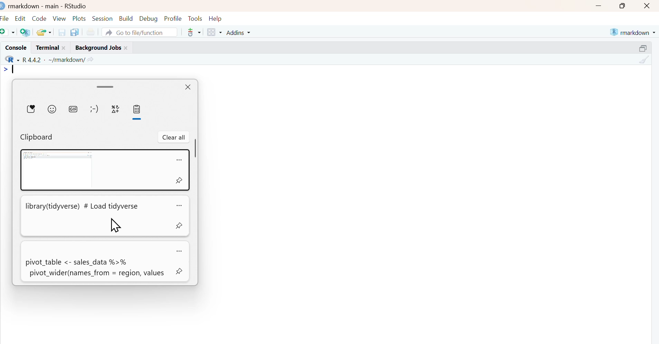 The width and height of the screenshot is (659, 344). I want to click on close, so click(66, 47).